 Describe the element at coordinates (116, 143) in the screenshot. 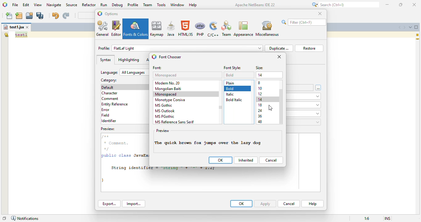

I see `* Comment.` at that location.